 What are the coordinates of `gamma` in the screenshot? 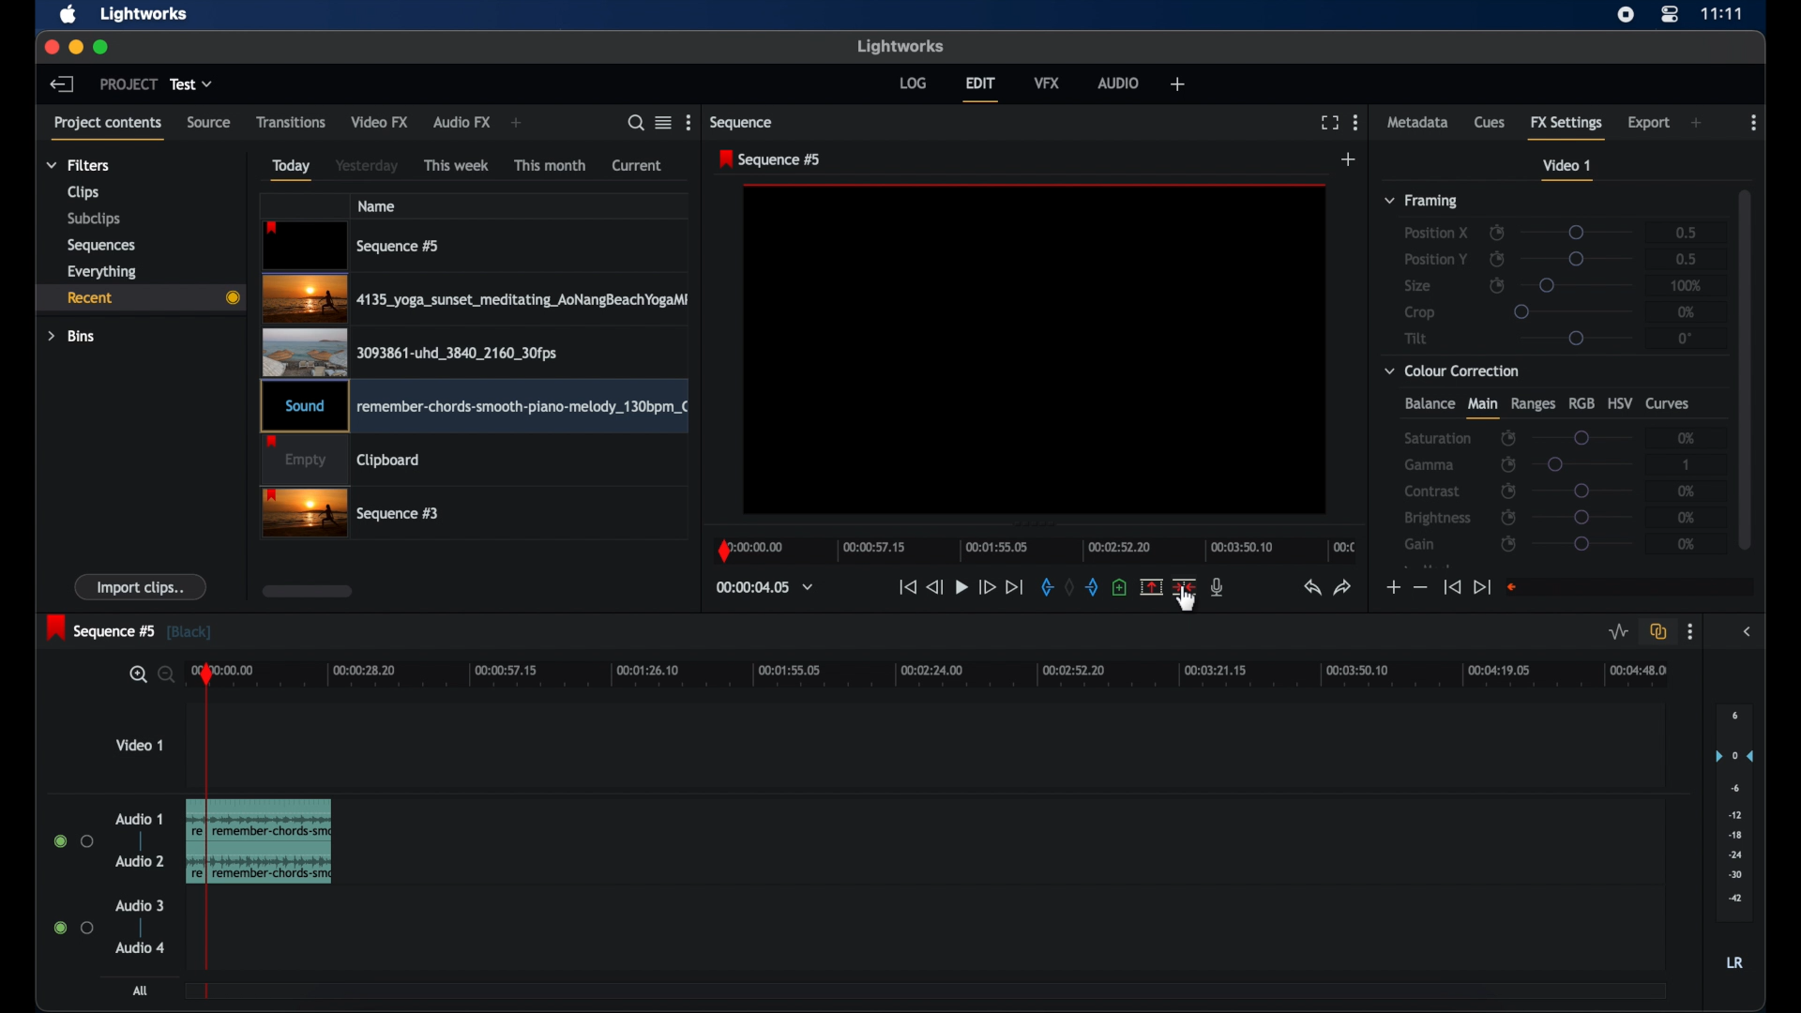 It's located at (1430, 465).